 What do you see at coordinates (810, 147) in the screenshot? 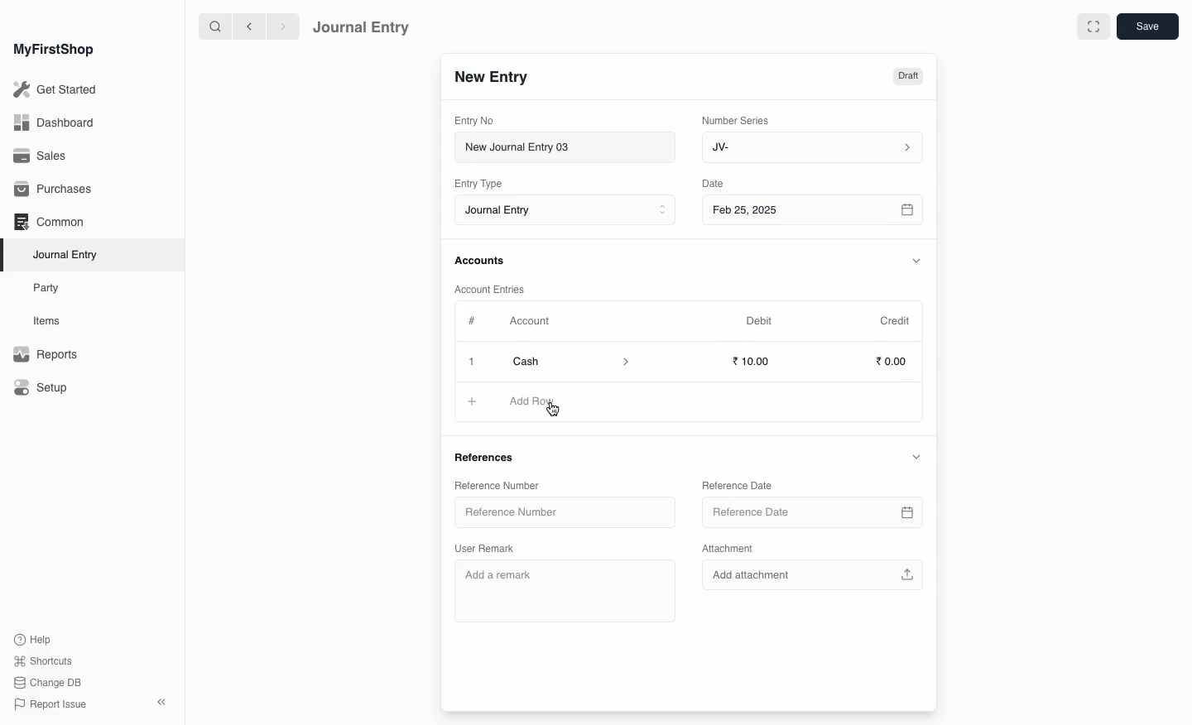
I see `JV-` at bounding box center [810, 147].